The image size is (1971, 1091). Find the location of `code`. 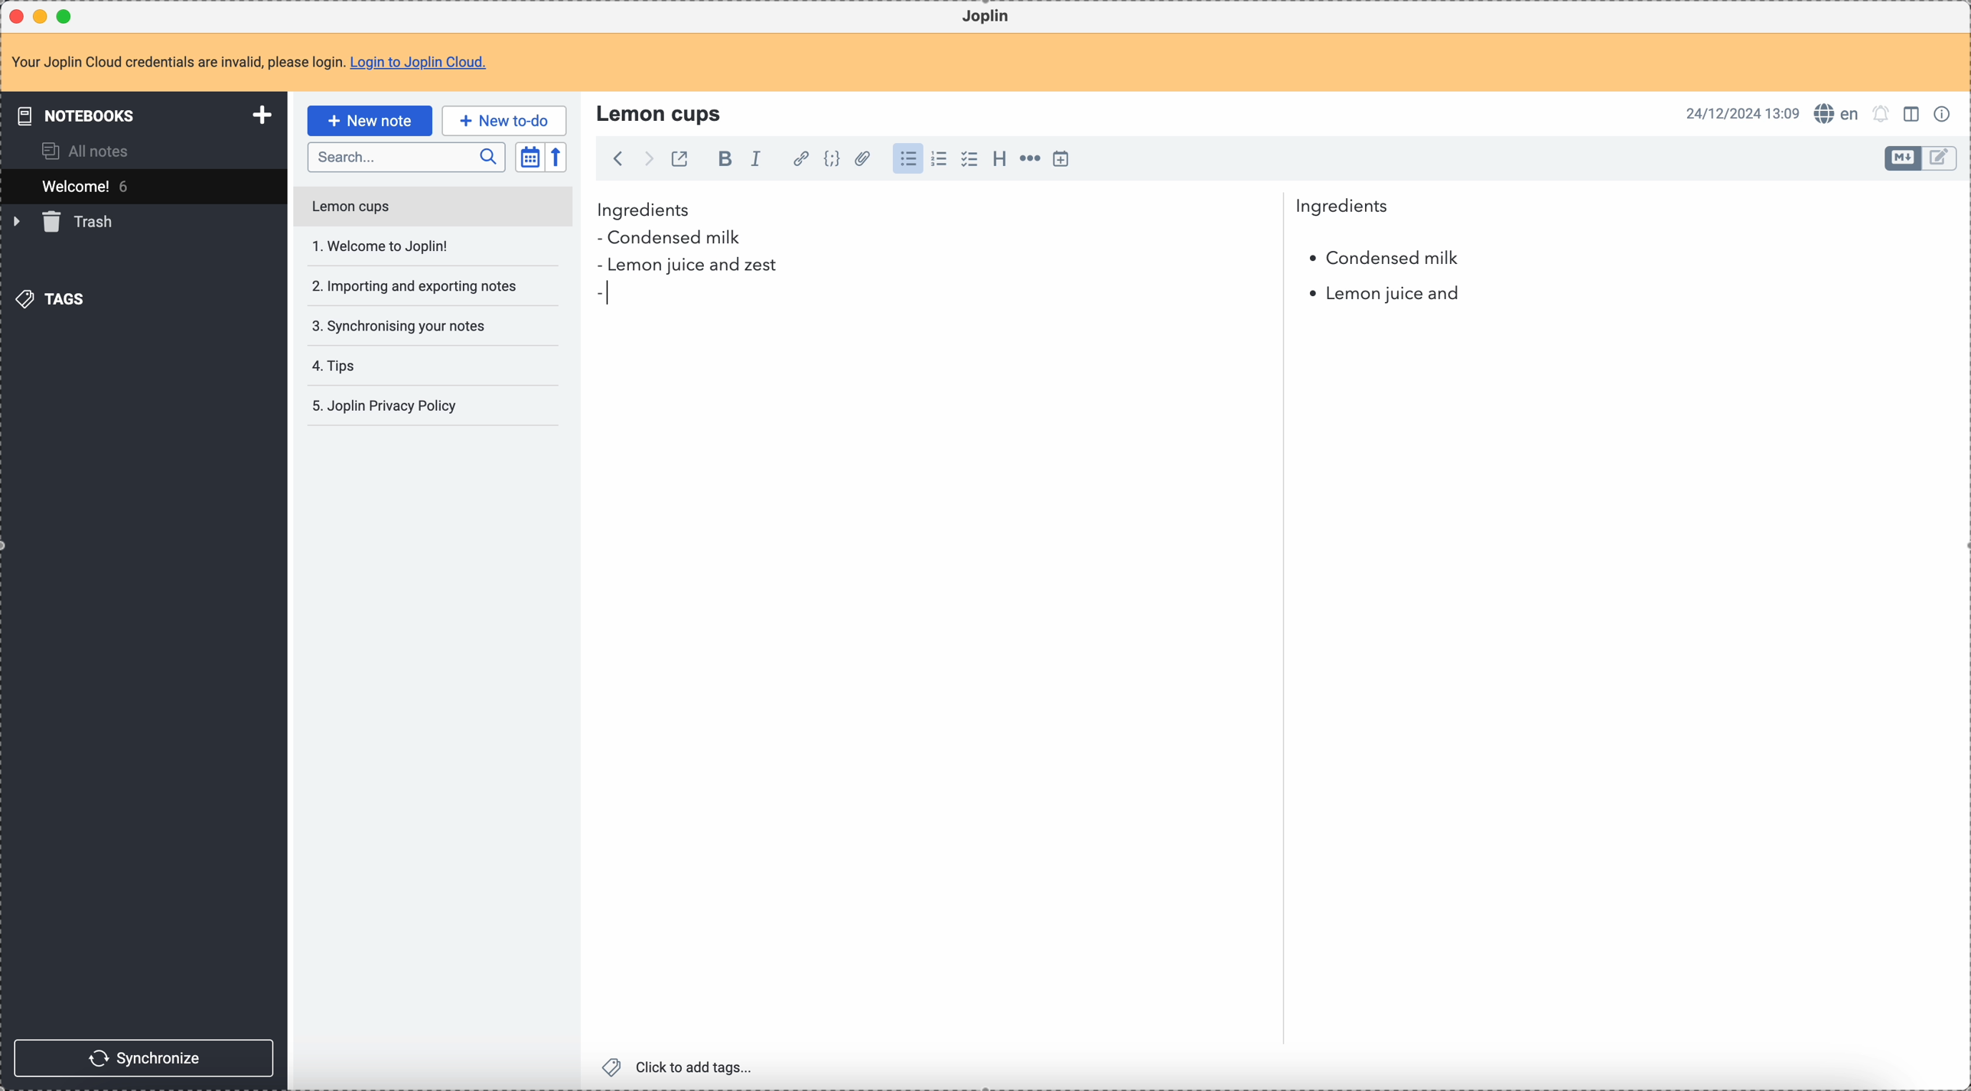

code is located at coordinates (832, 160).